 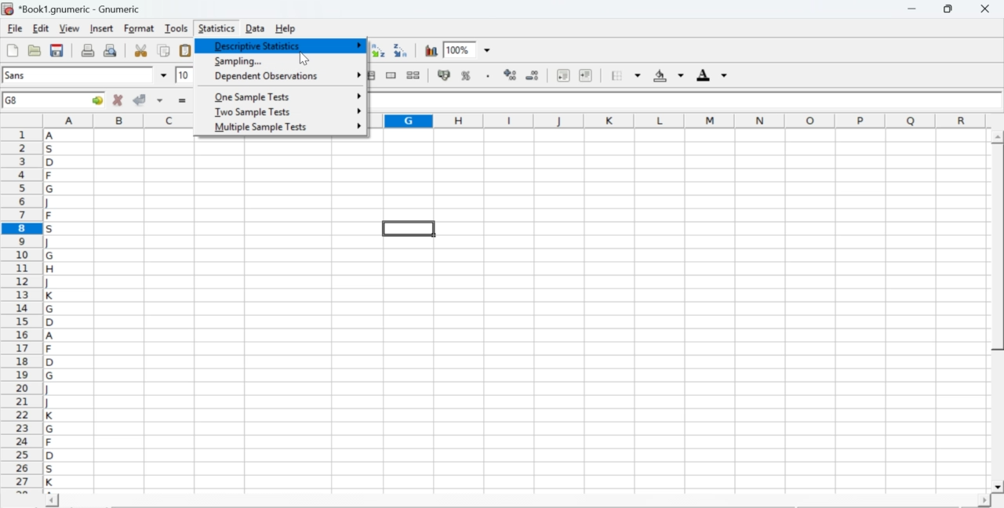 I want to click on descriptive statistics, so click(x=256, y=45).